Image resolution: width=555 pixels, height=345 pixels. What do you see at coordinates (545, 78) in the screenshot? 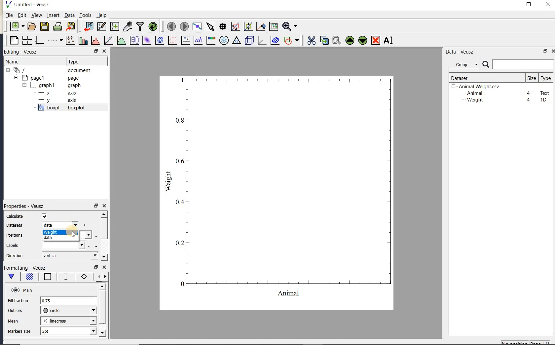
I see `type` at bounding box center [545, 78].